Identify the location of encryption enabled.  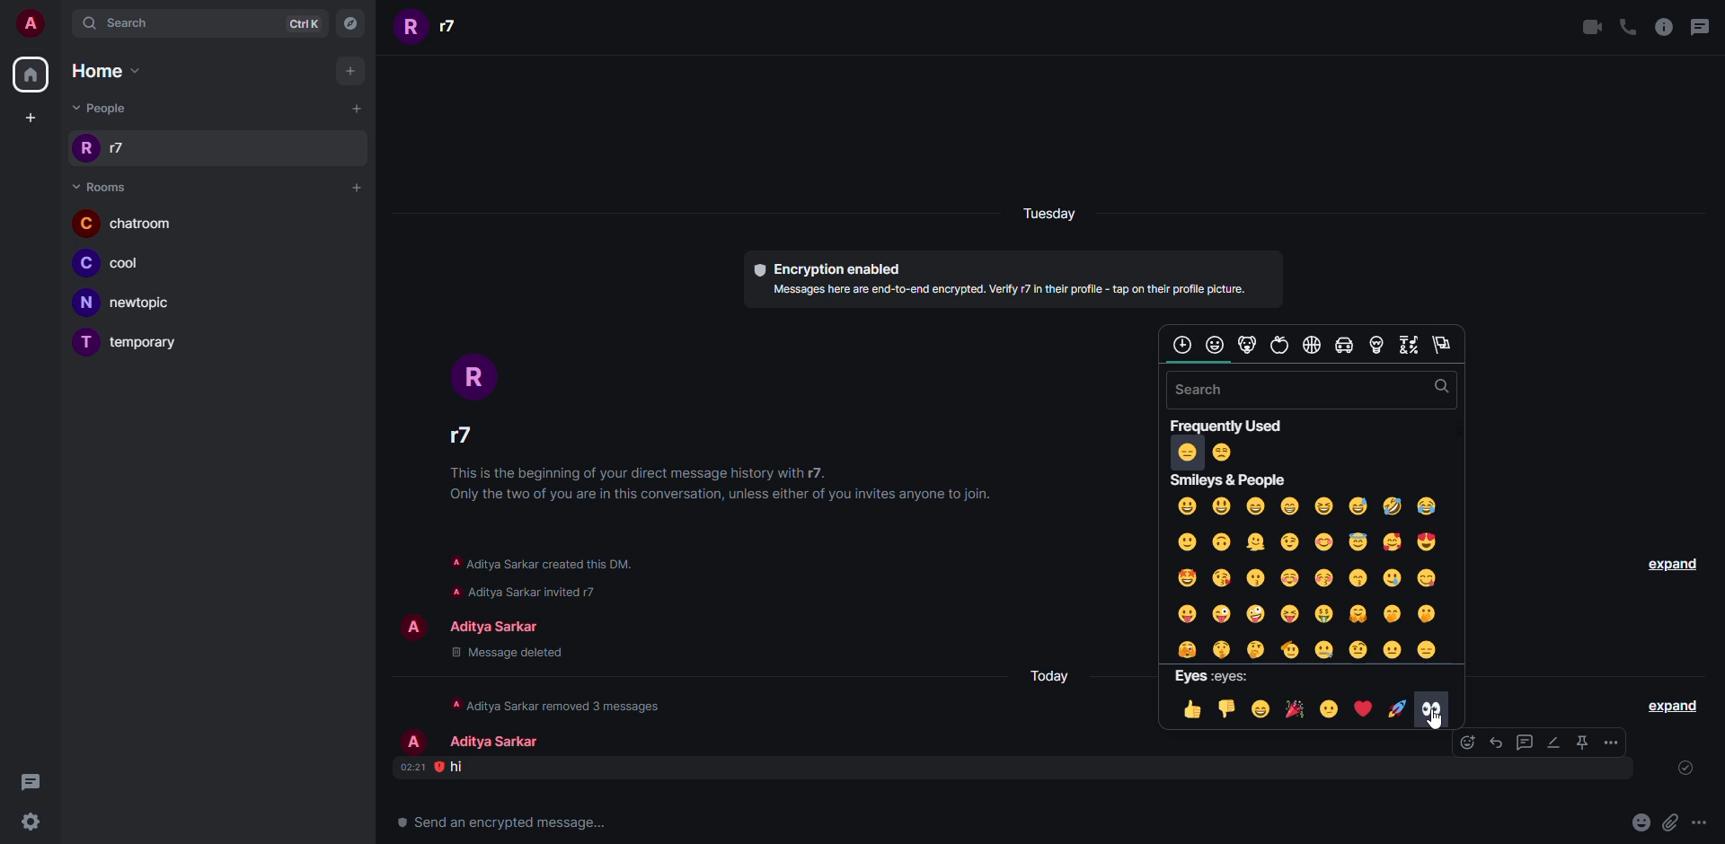
(827, 268).